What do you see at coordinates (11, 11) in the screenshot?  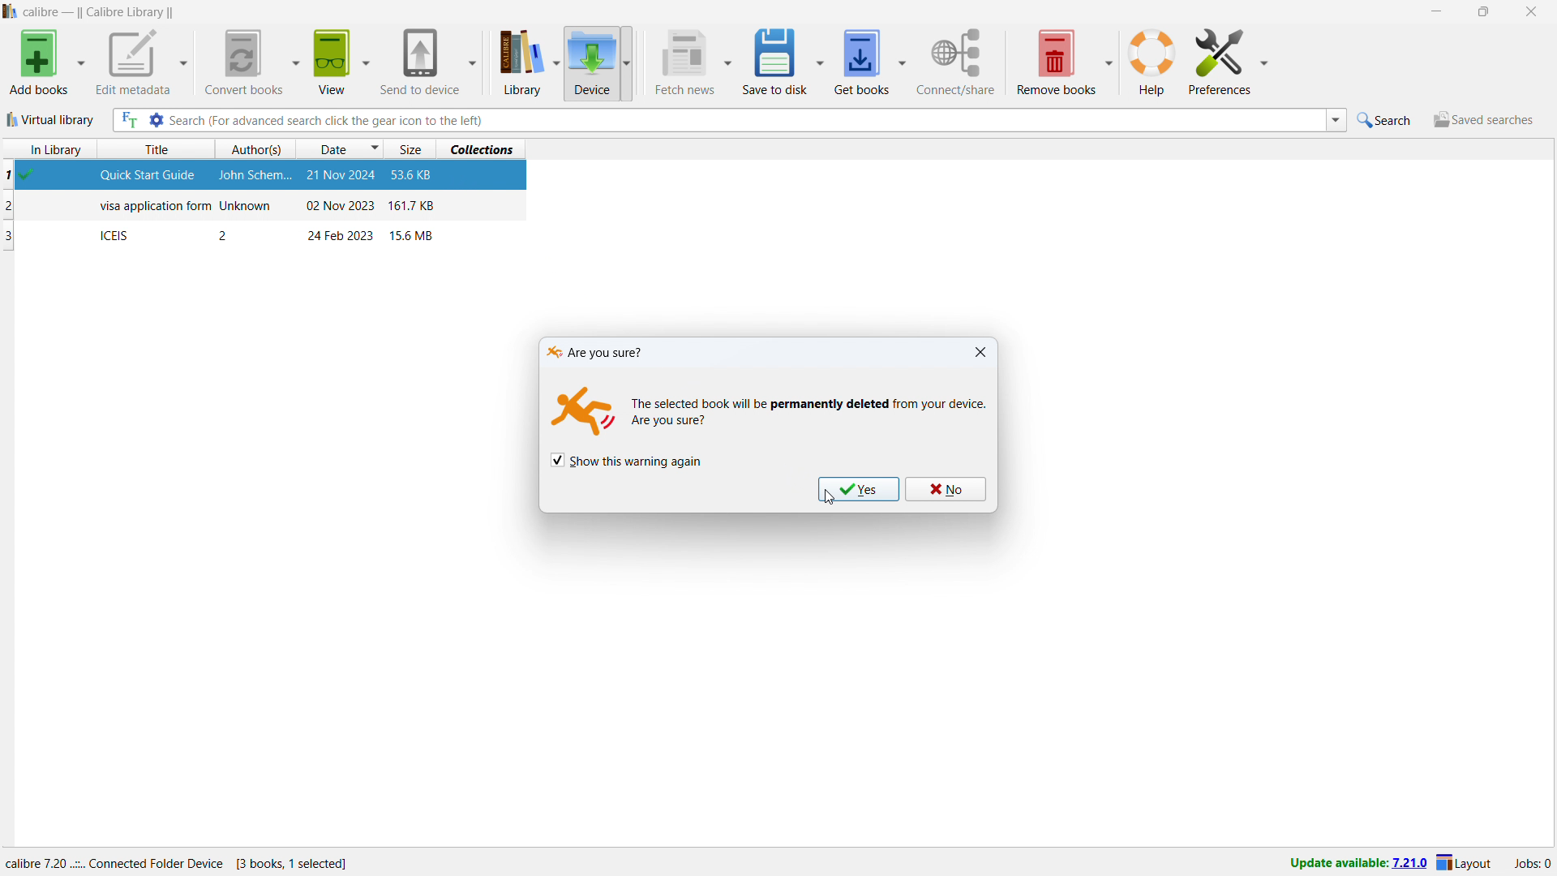 I see `logo` at bounding box center [11, 11].